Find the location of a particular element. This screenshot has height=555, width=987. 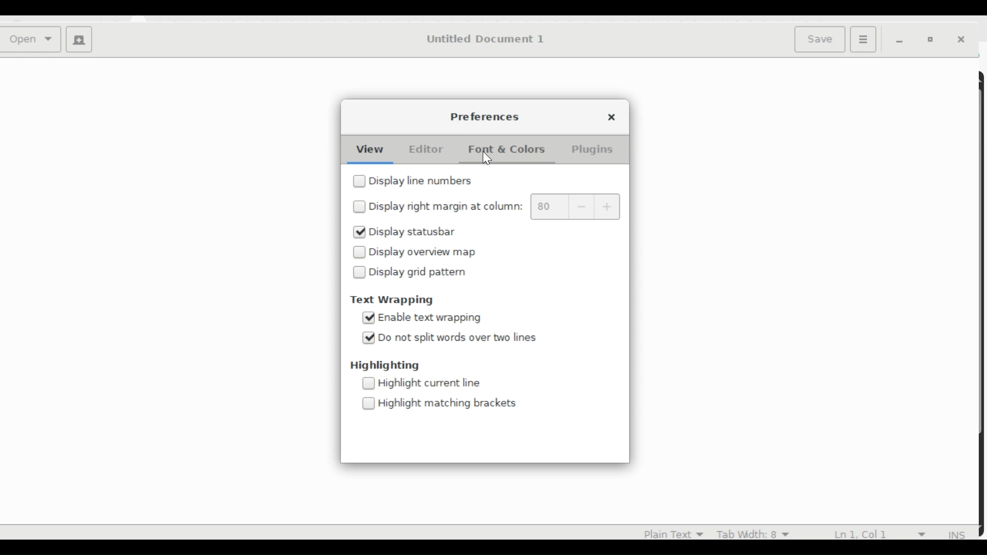

Highlight matching brackets is located at coordinates (449, 403).